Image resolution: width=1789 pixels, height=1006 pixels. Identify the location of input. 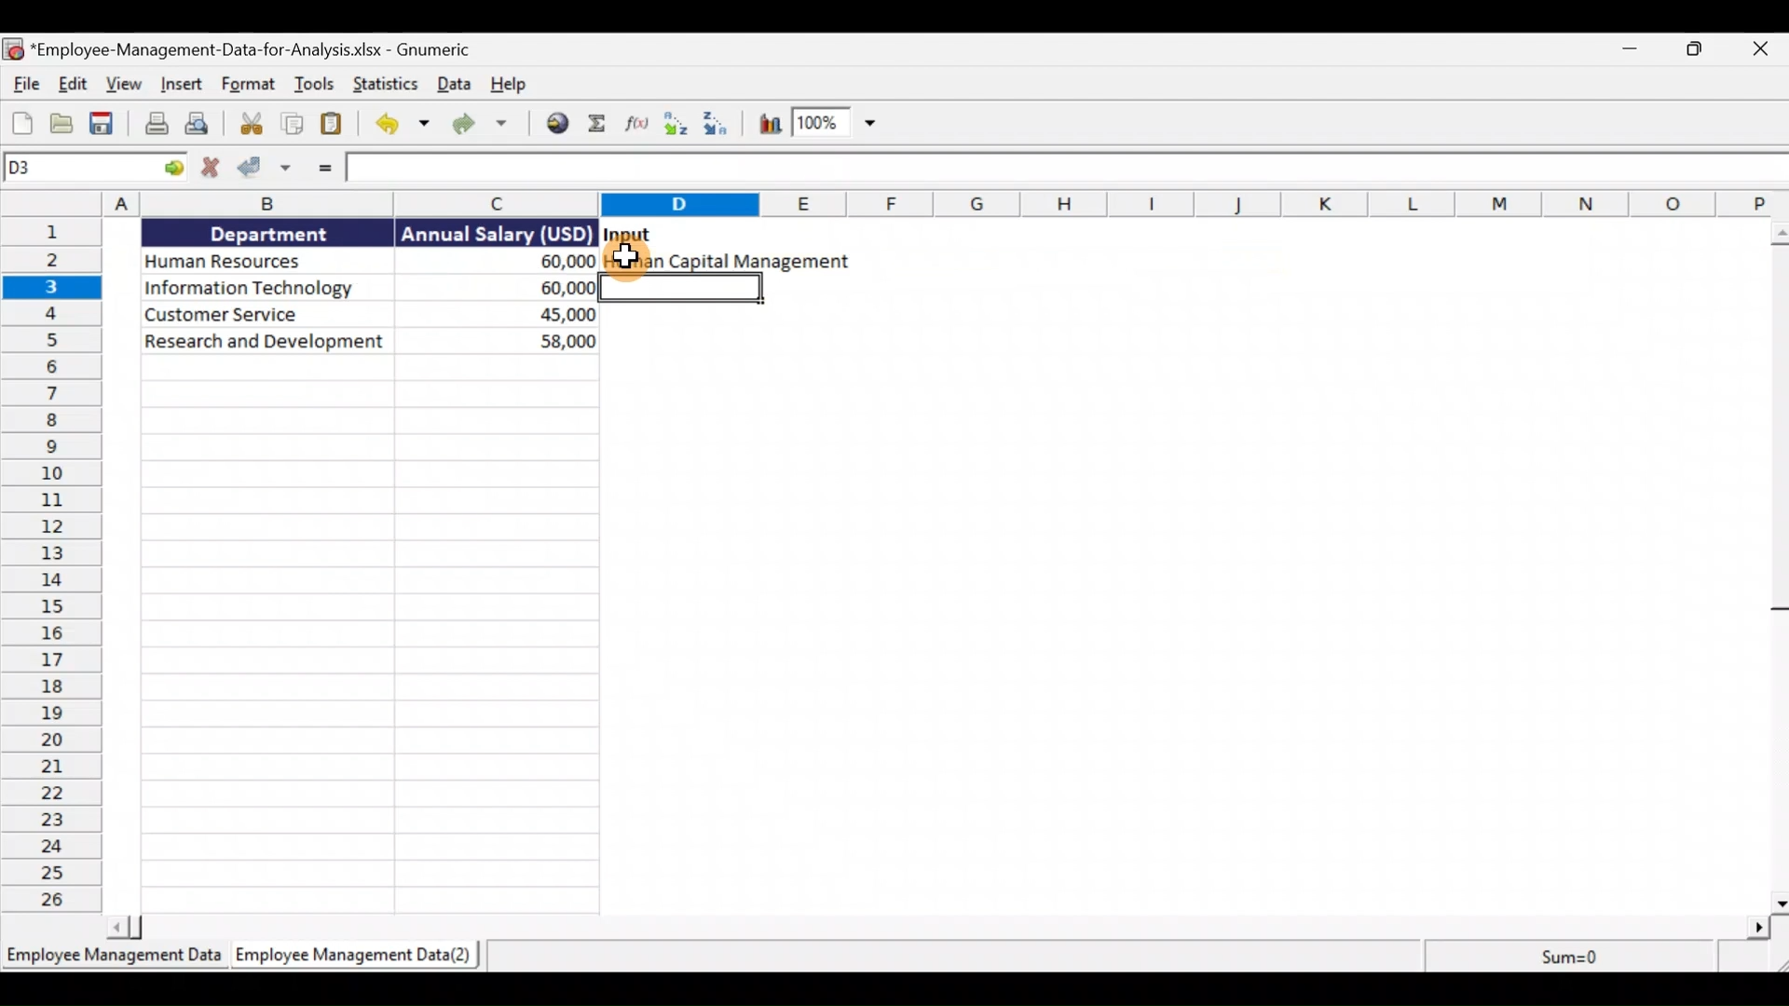
(631, 234).